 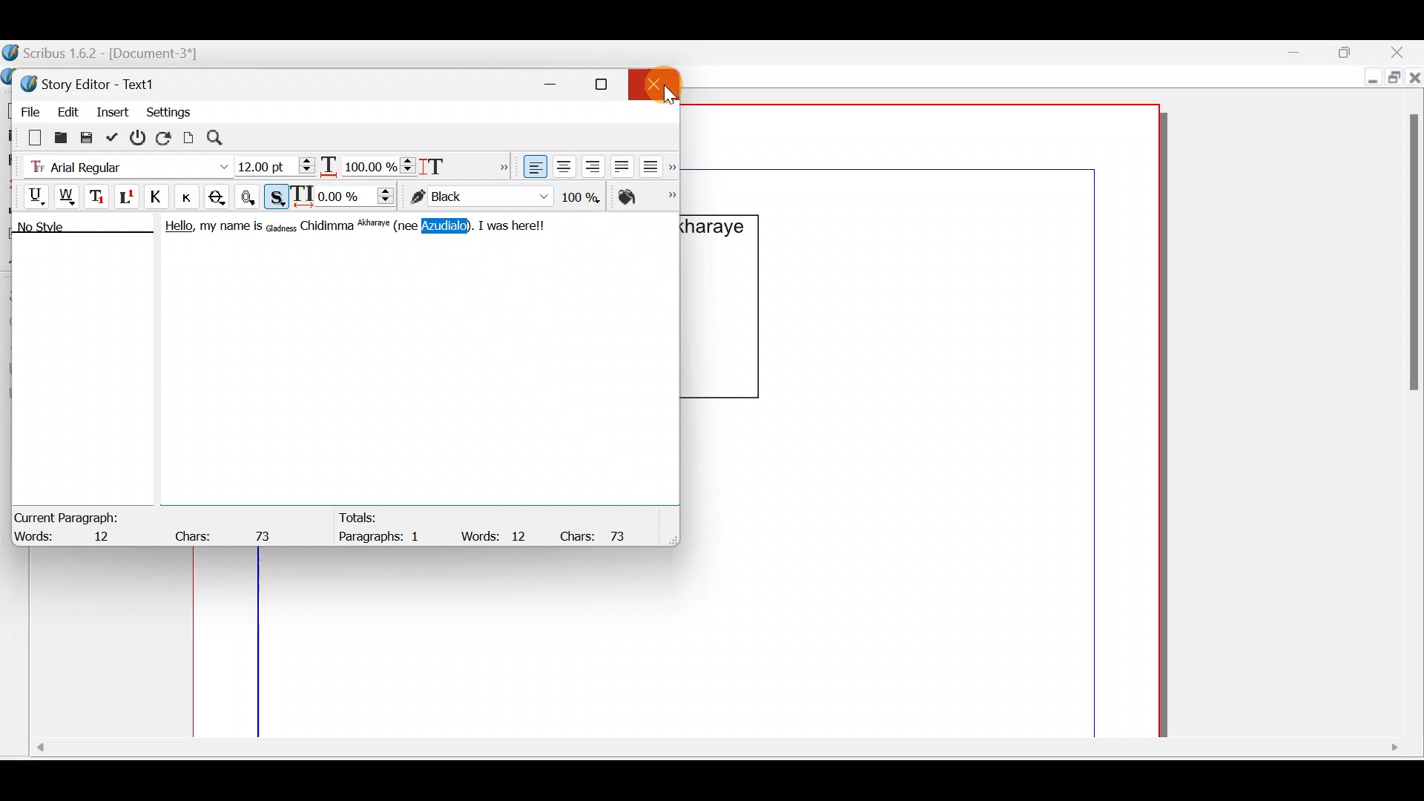 I want to click on Totals: Paragraphs: 1, so click(x=386, y=530).